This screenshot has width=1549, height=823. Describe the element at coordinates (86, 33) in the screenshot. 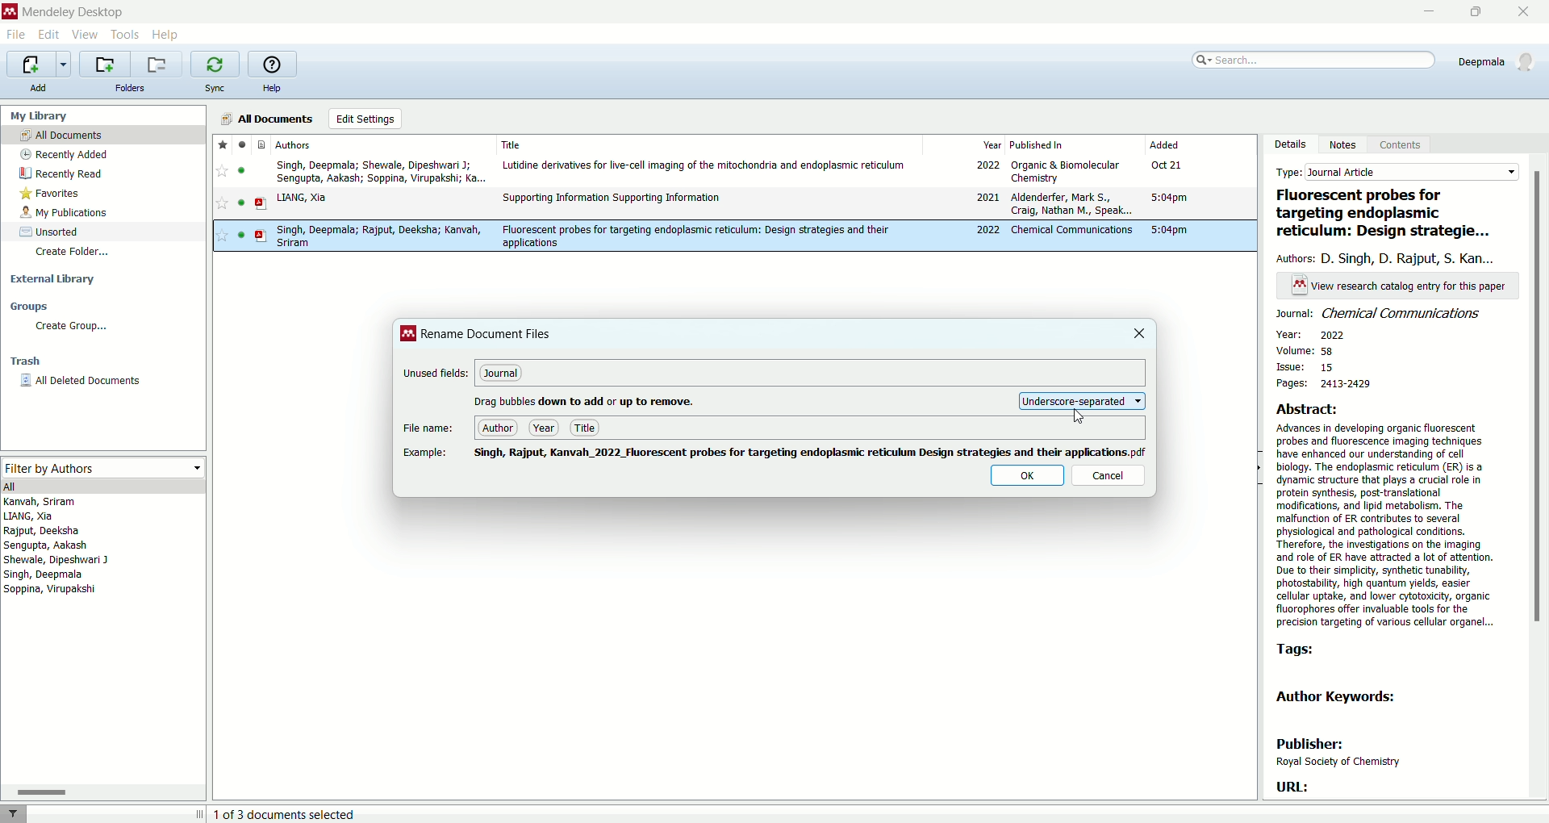

I see `view` at that location.